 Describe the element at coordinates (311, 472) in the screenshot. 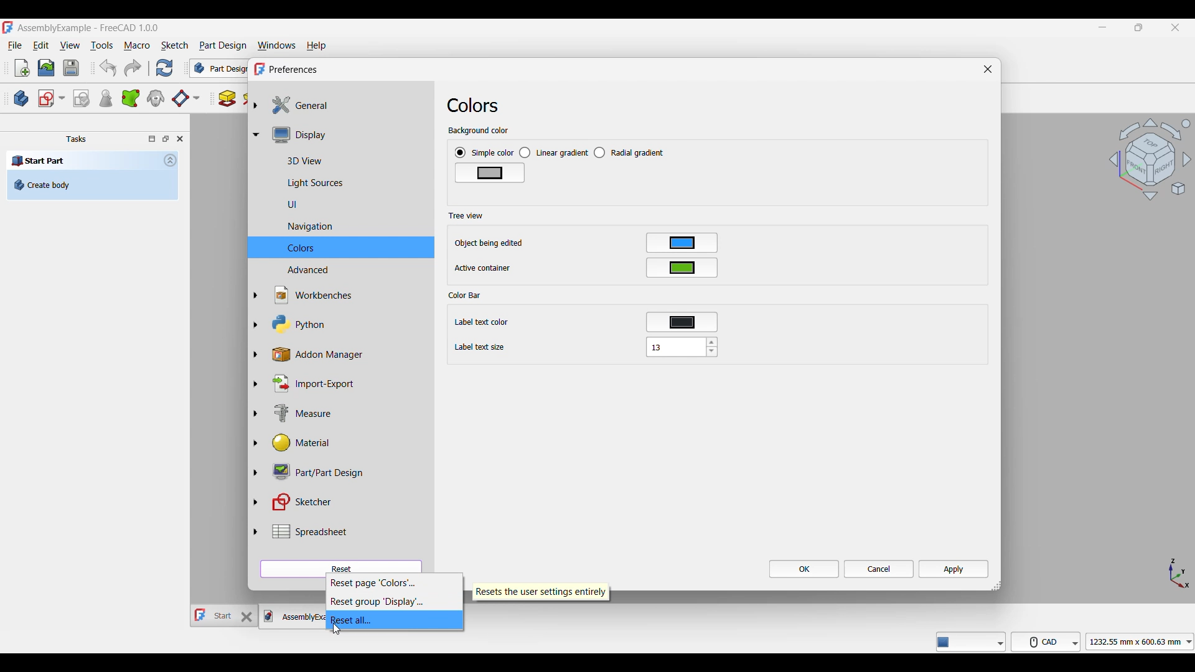

I see `Part/Part design` at that location.